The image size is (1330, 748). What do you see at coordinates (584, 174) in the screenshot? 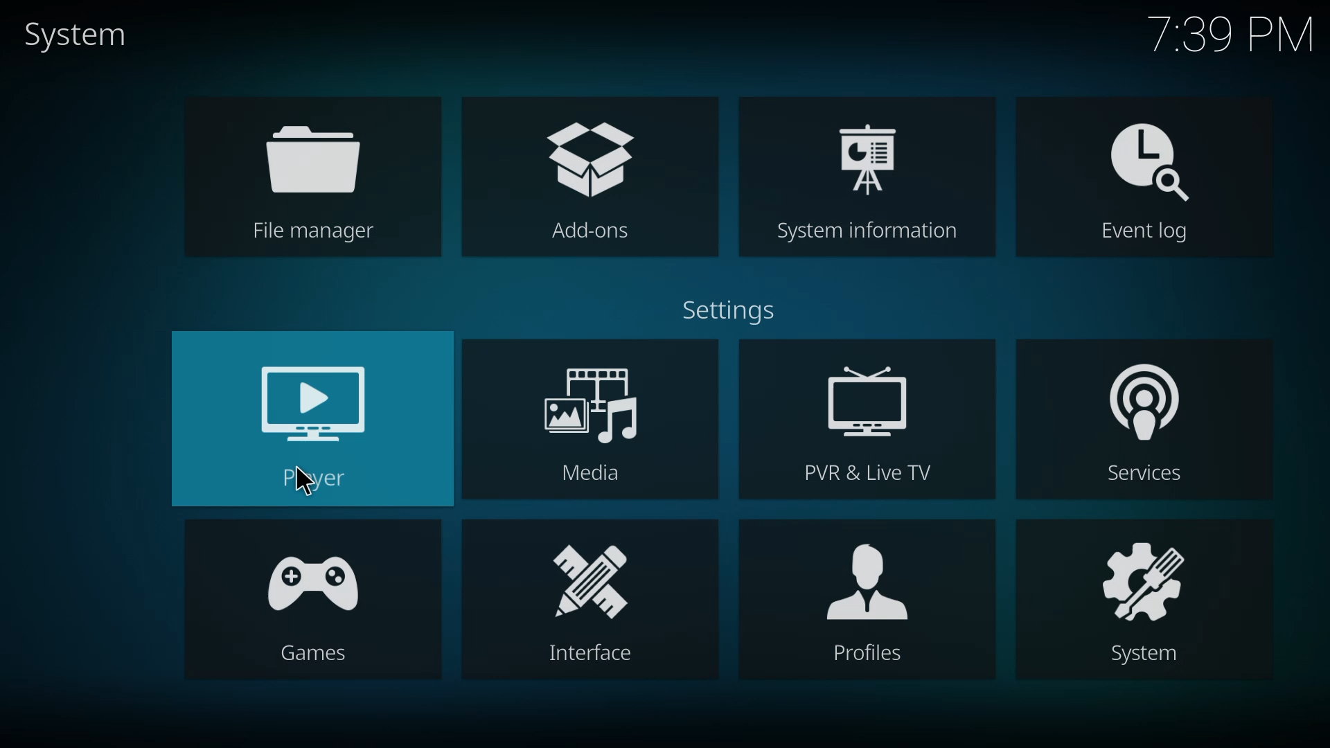
I see `add-ons` at bounding box center [584, 174].